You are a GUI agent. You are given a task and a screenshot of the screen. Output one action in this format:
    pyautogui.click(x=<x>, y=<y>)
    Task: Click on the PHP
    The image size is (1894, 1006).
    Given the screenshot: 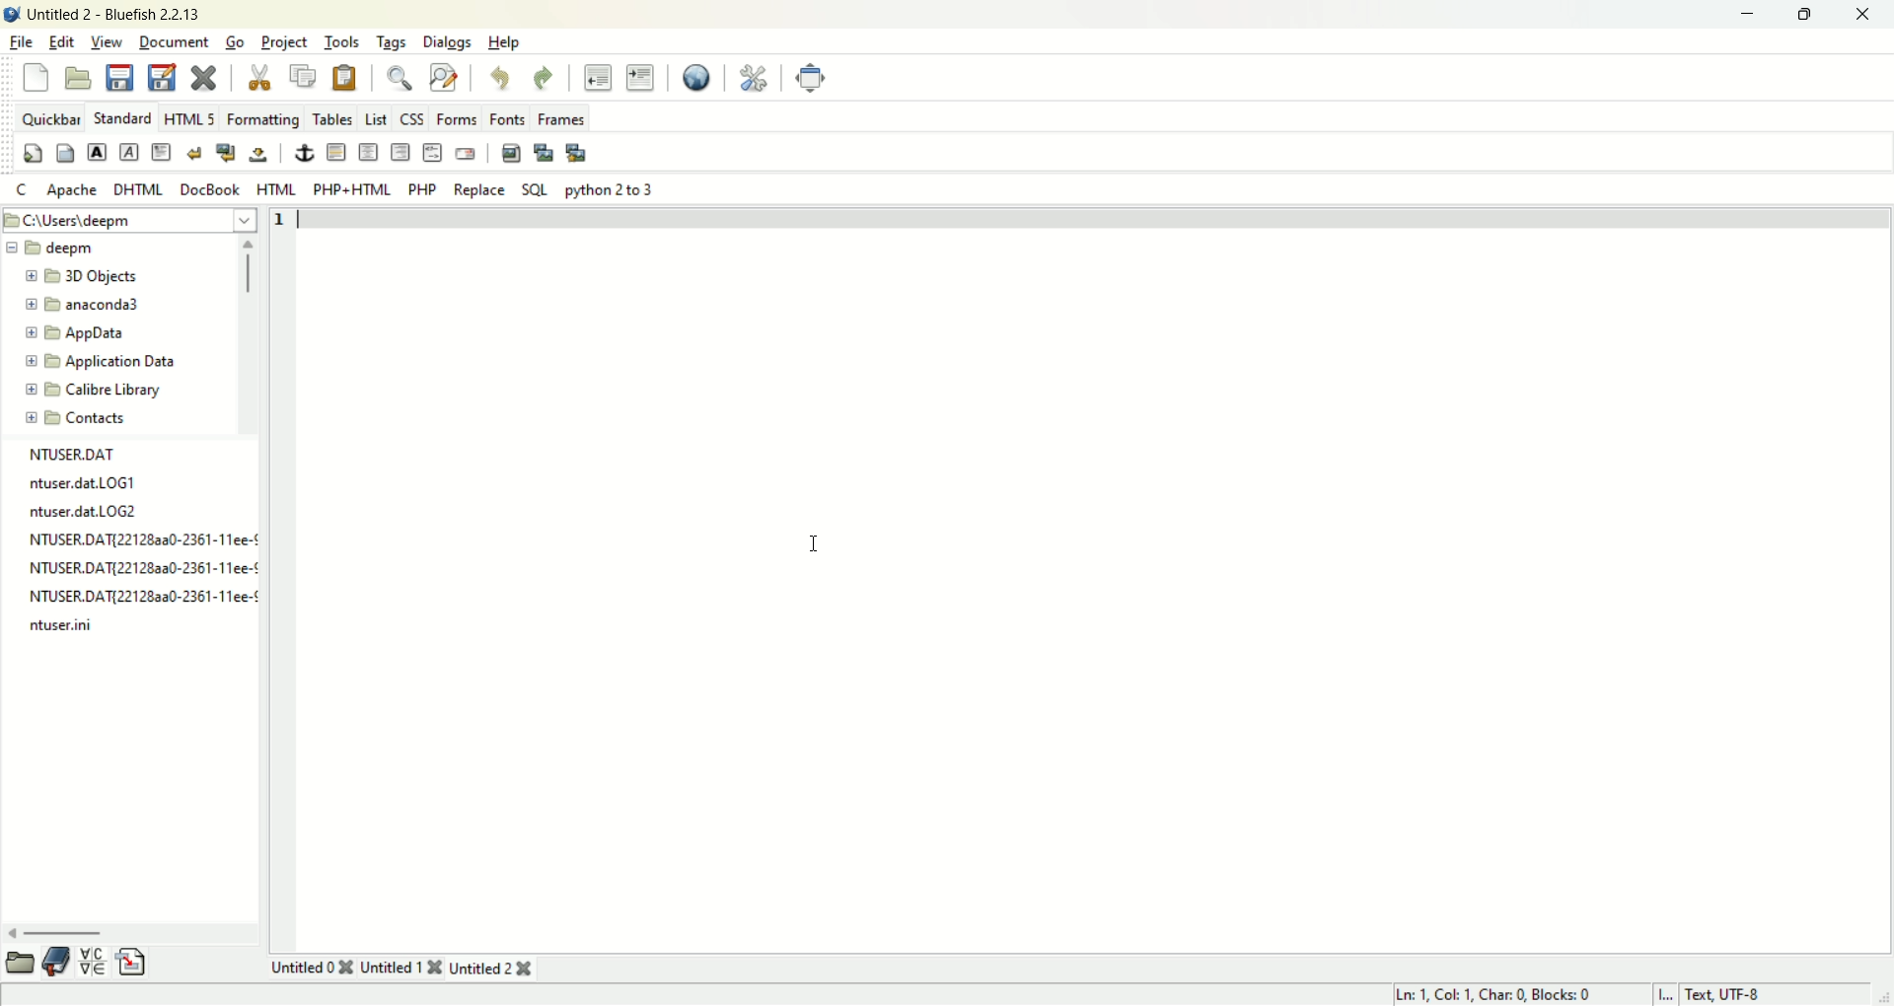 What is the action you would take?
    pyautogui.click(x=422, y=189)
    